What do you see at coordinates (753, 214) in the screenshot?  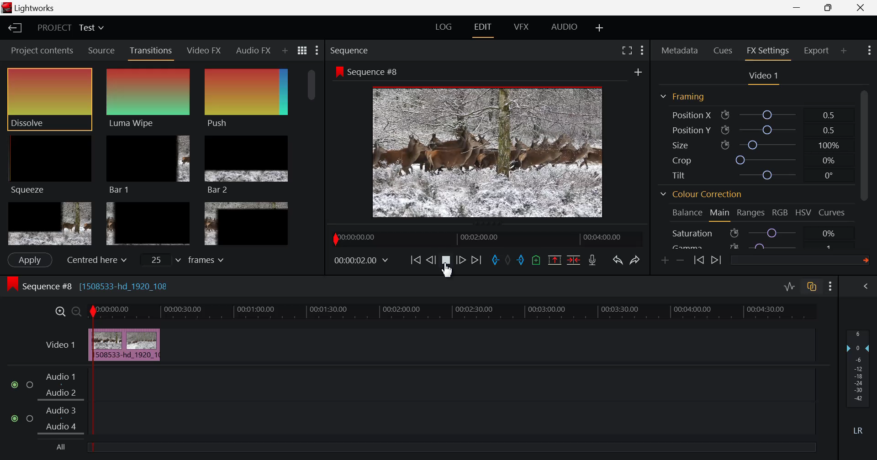 I see `Ranges` at bounding box center [753, 214].